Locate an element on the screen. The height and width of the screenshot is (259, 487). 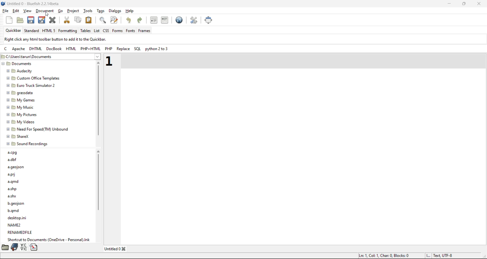
filebrowser is located at coordinates (5, 247).